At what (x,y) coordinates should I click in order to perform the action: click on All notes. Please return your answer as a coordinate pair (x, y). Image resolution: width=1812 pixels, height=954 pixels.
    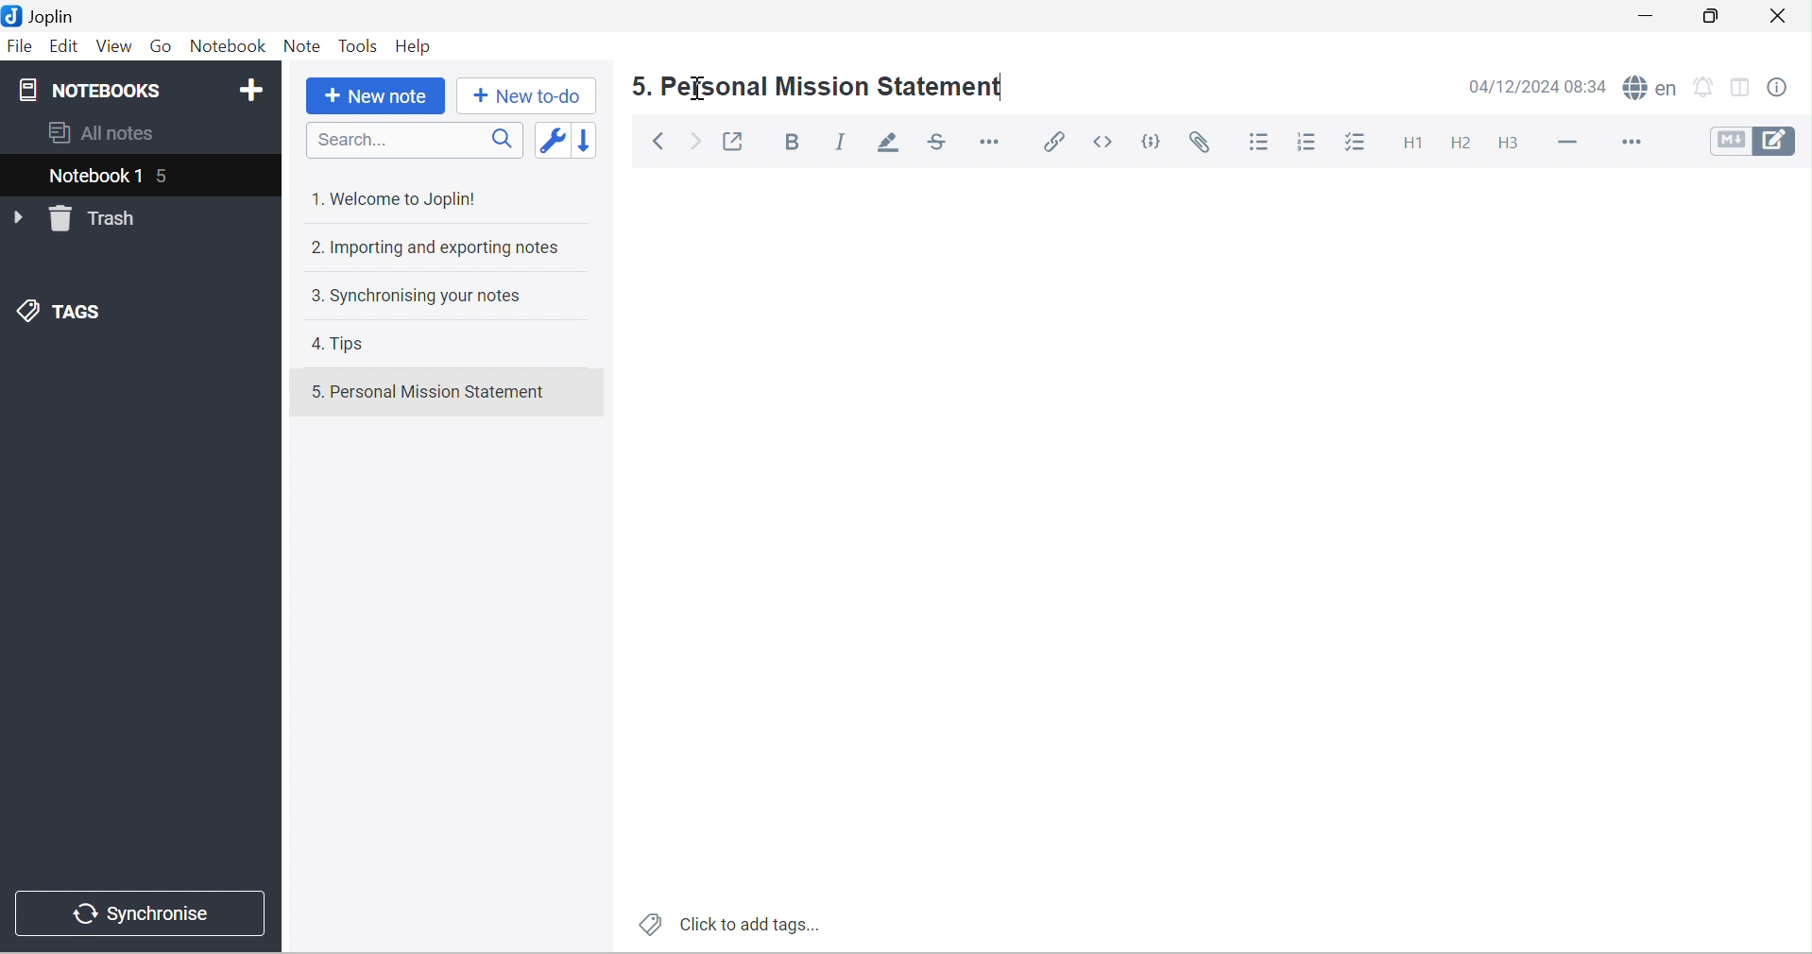
    Looking at the image, I should click on (106, 134).